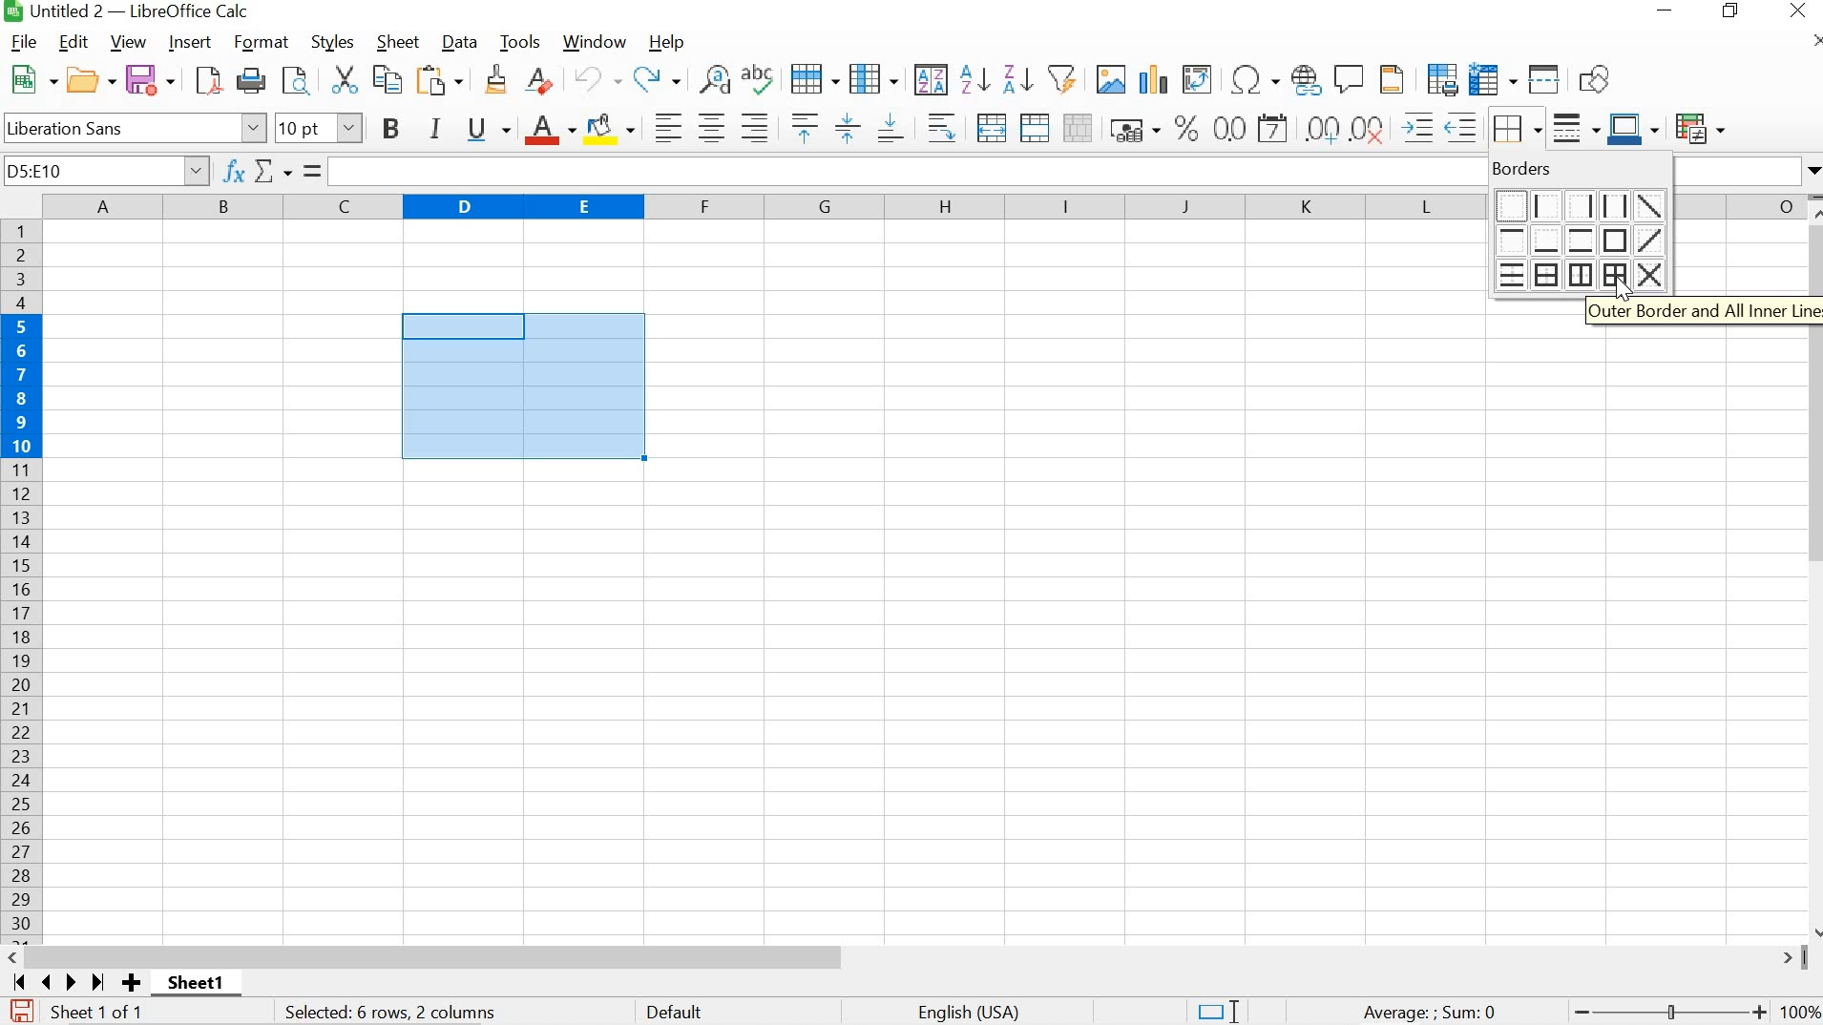 The width and height of the screenshot is (1823, 1025). What do you see at coordinates (57, 982) in the screenshot?
I see `scroll to previous or next sheet` at bounding box center [57, 982].